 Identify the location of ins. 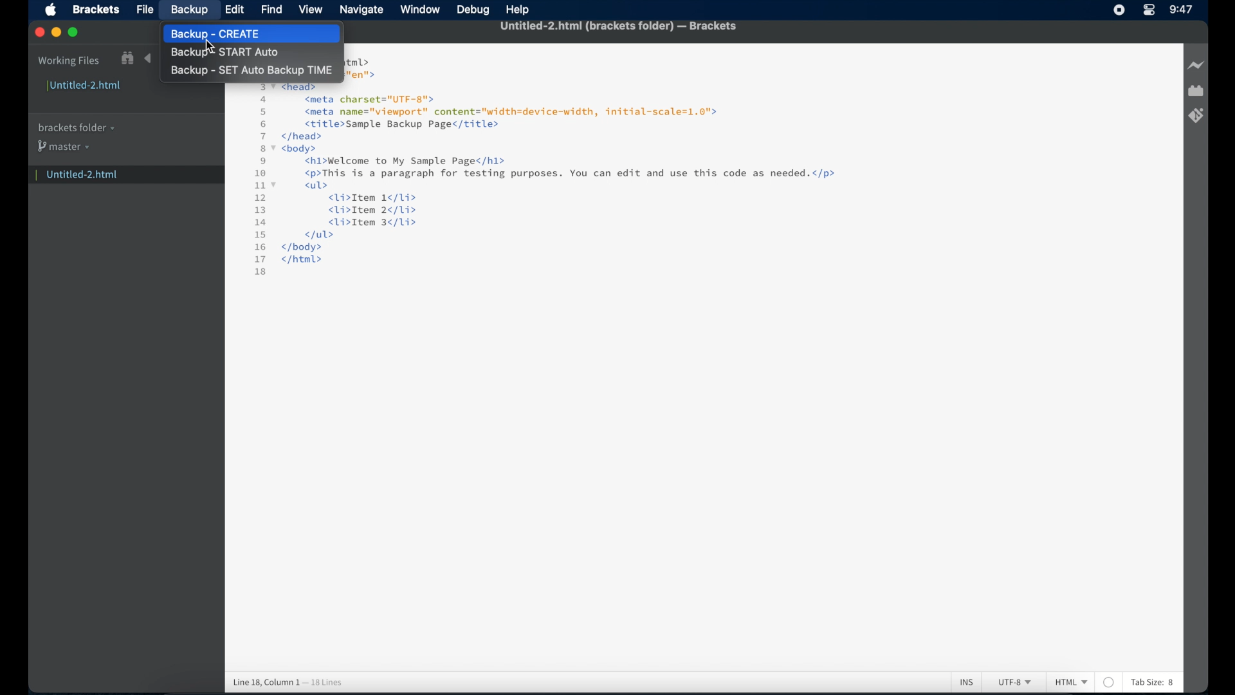
(967, 683).